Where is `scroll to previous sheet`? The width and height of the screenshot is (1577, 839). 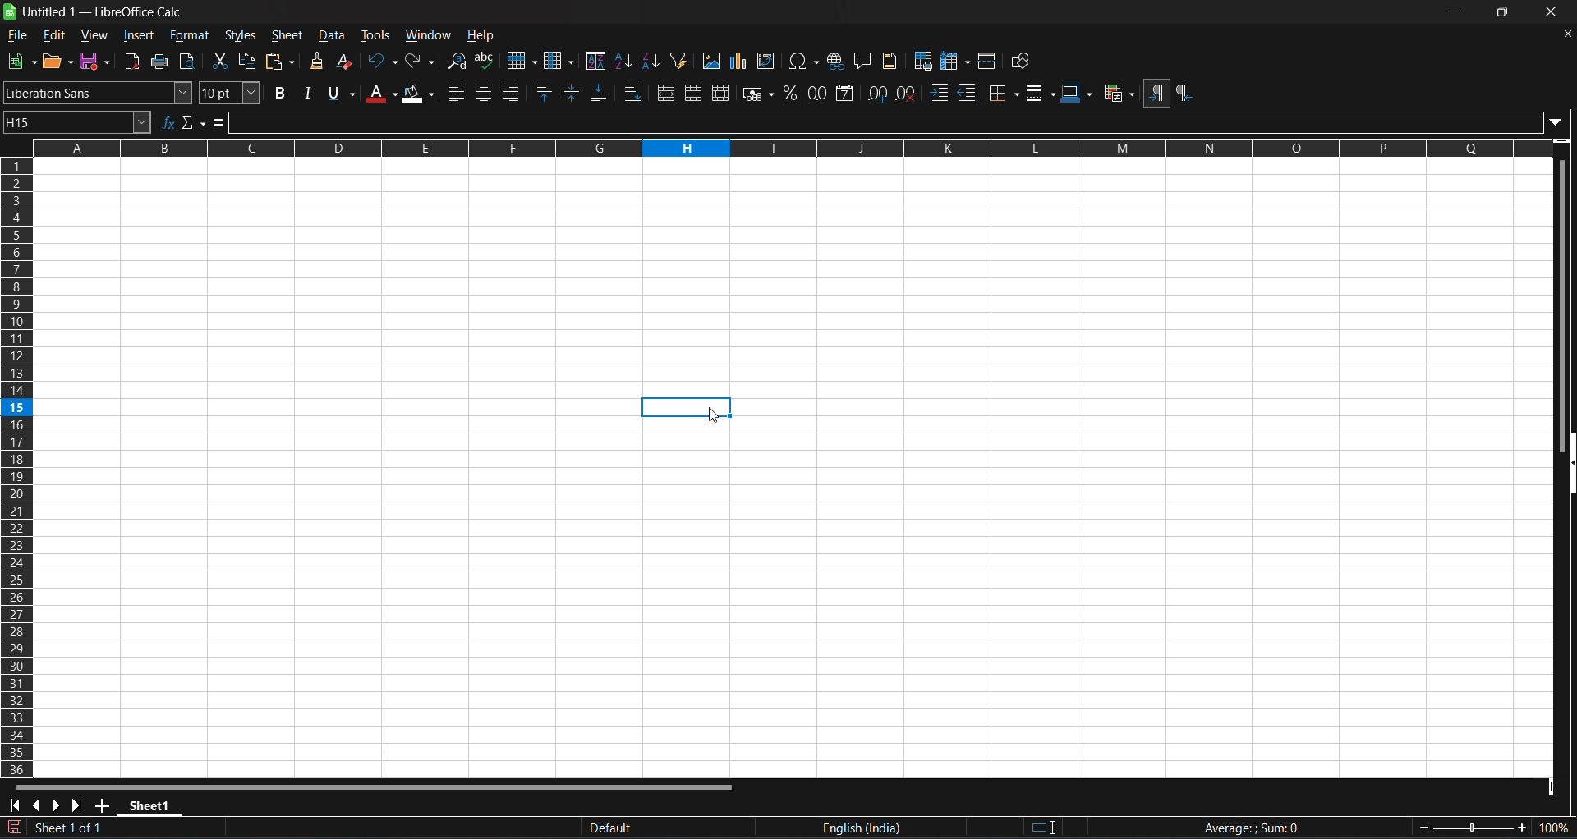
scroll to previous sheet is located at coordinates (39, 805).